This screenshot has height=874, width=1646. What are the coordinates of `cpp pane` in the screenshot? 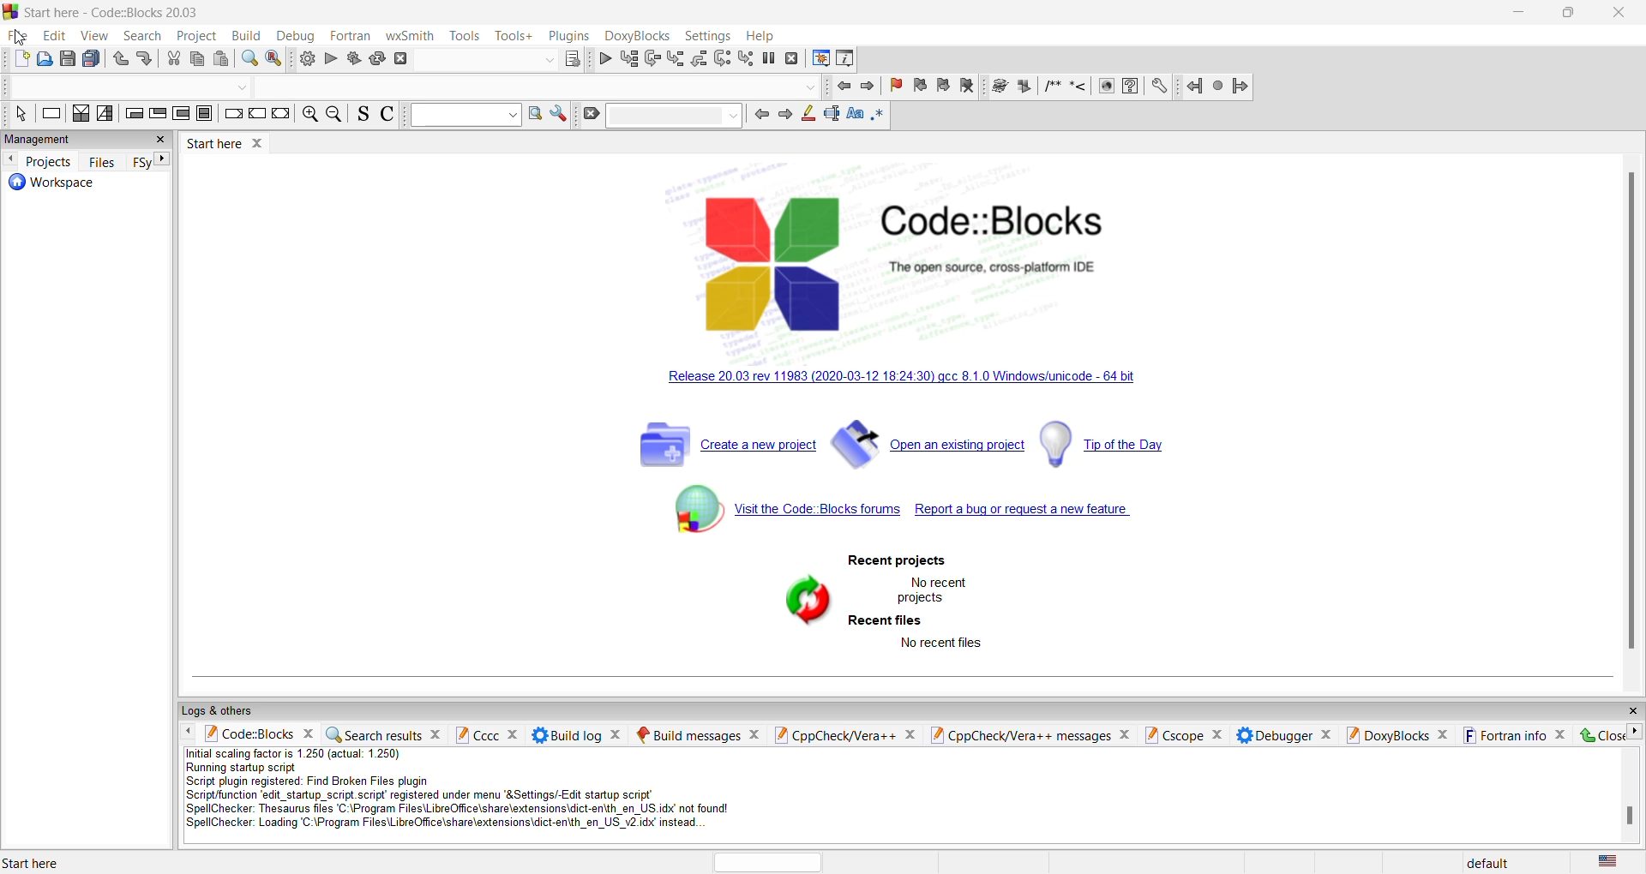 It's located at (837, 734).